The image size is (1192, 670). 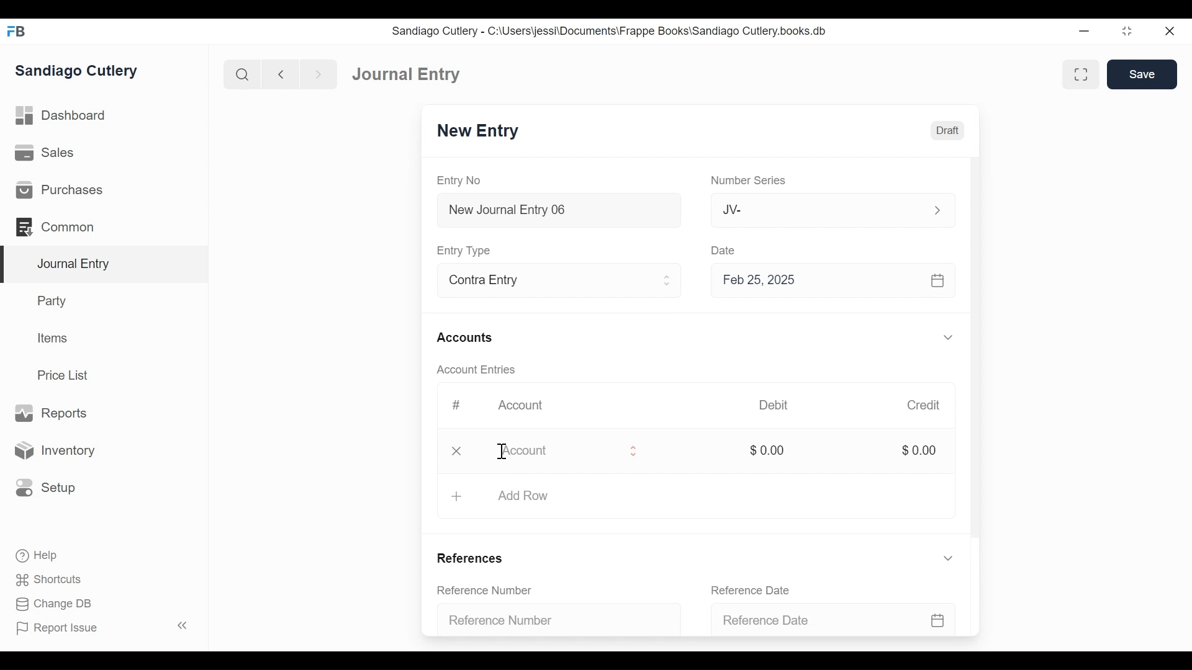 What do you see at coordinates (52, 579) in the screenshot?
I see `Shortcuts` at bounding box center [52, 579].